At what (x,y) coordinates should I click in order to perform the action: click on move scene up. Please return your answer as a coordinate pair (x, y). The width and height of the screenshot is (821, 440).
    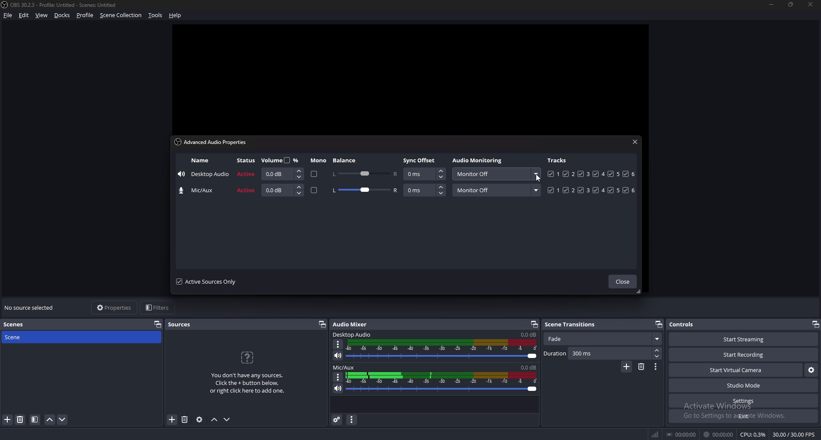
    Looking at the image, I should click on (50, 420).